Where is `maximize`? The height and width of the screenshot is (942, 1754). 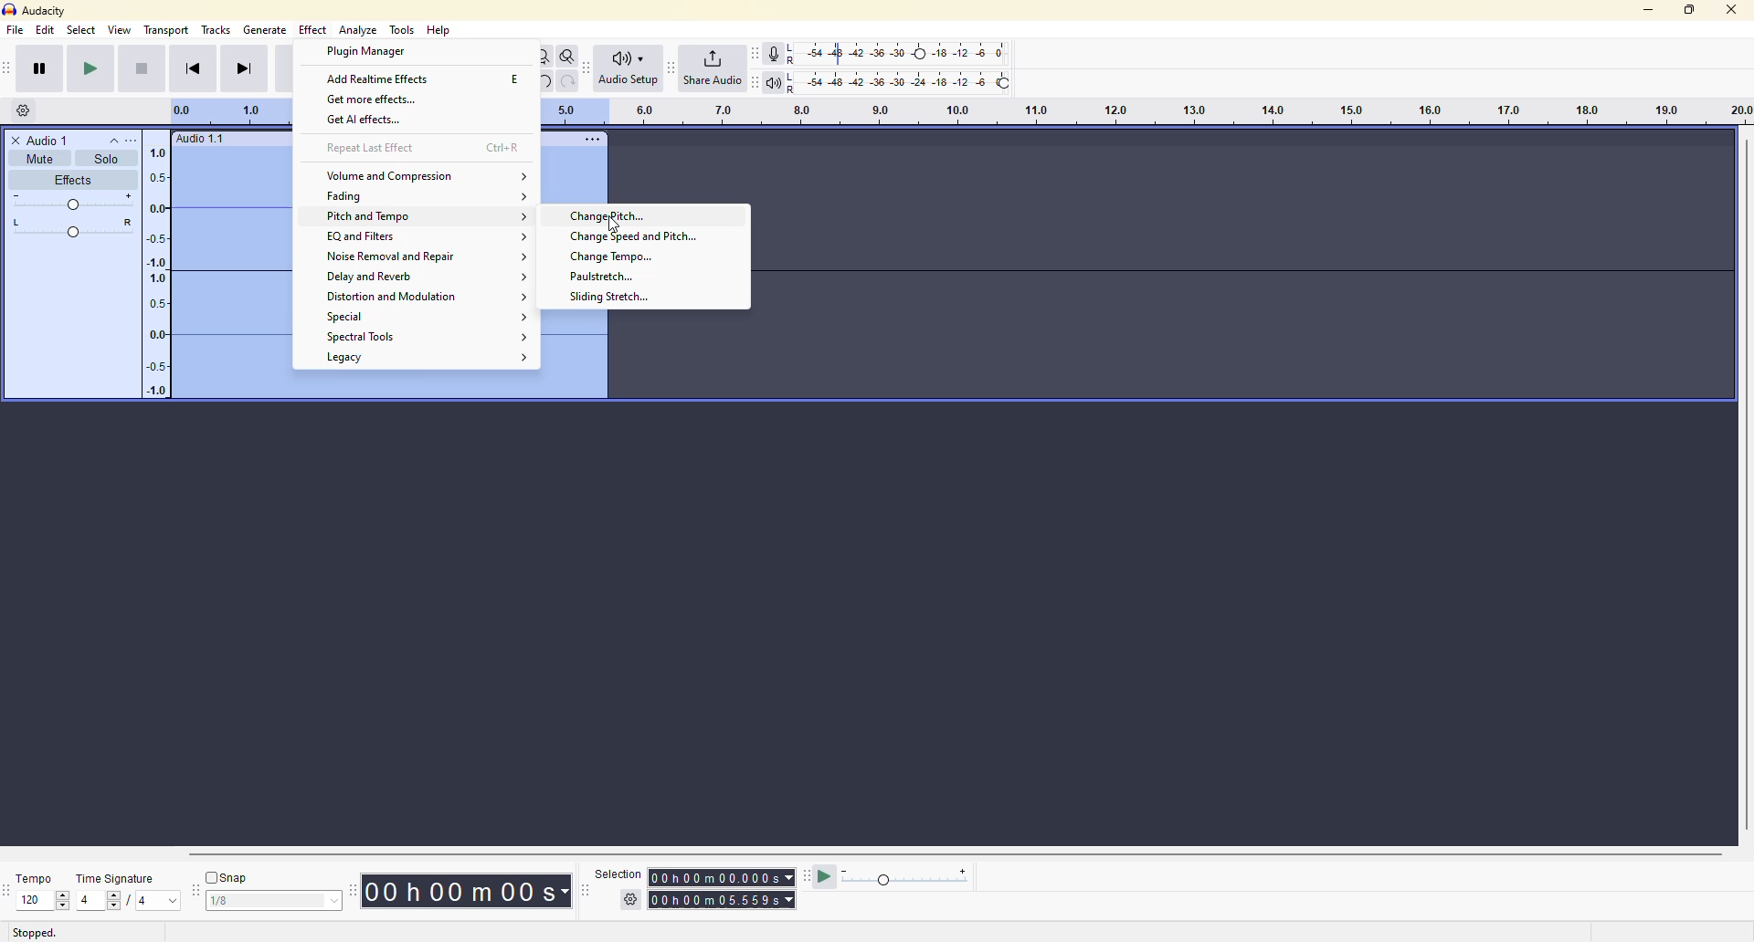 maximize is located at coordinates (1689, 8).